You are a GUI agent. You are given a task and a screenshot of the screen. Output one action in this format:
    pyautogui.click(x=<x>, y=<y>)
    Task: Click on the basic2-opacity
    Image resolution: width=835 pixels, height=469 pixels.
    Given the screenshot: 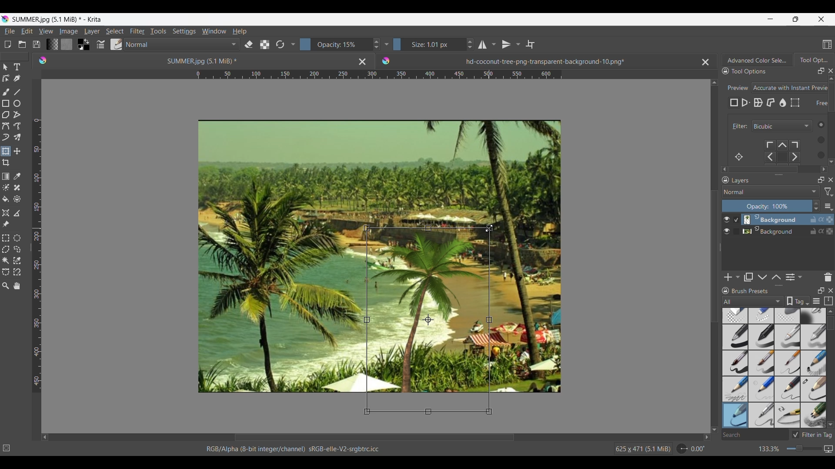 What is the action you would take?
    pyautogui.click(x=762, y=337)
    